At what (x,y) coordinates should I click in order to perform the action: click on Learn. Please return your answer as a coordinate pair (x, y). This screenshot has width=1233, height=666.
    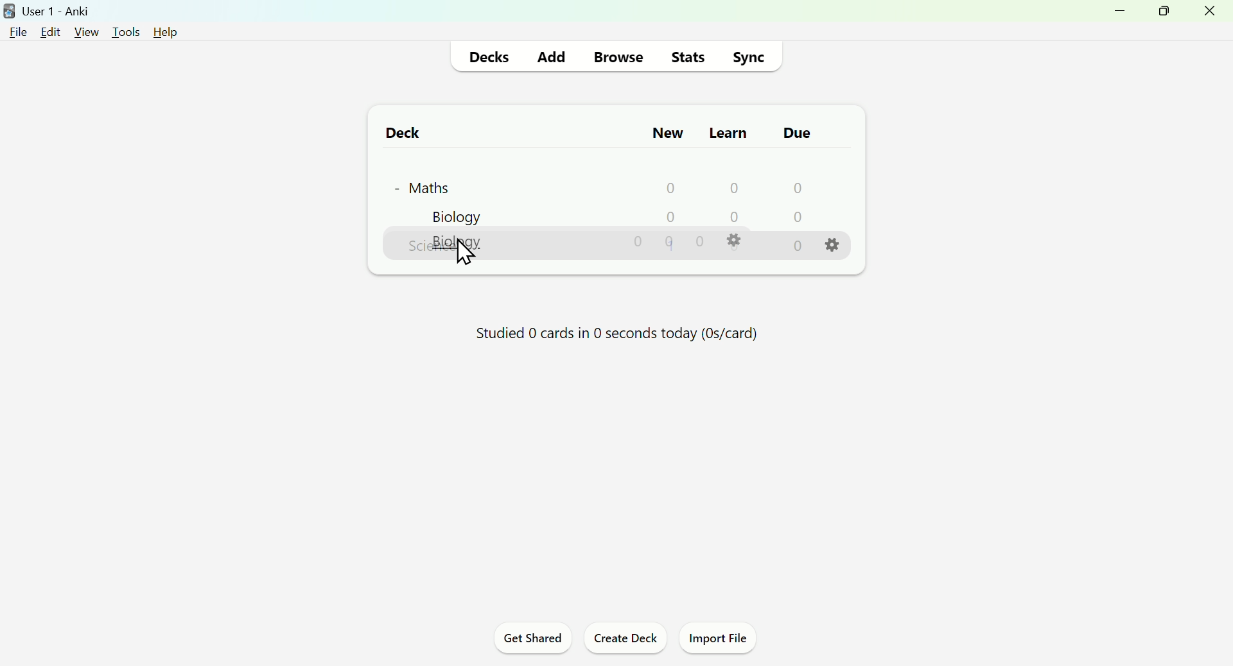
    Looking at the image, I should click on (730, 132).